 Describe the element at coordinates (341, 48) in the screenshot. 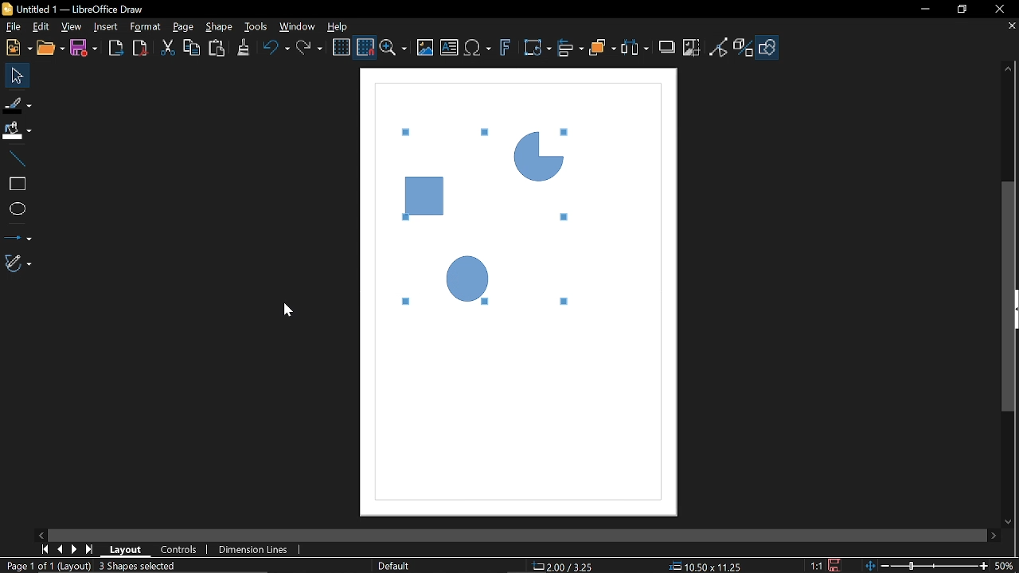

I see `Display grid` at that location.